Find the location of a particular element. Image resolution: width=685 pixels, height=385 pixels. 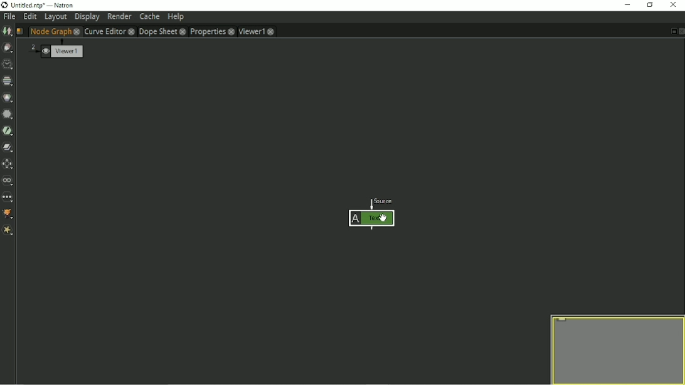

Image is located at coordinates (7, 31).